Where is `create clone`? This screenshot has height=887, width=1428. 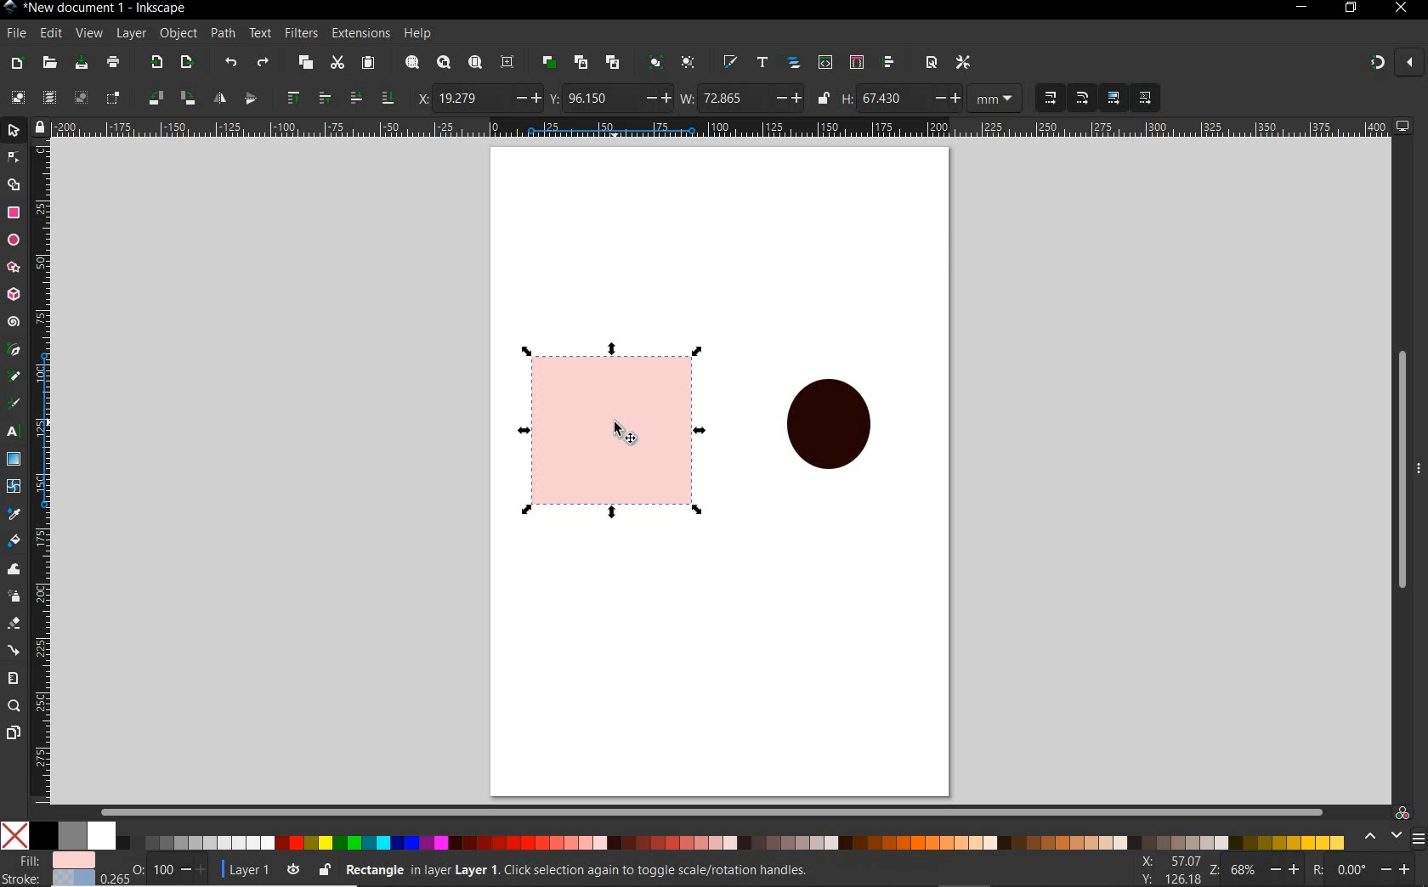 create clone is located at coordinates (581, 62).